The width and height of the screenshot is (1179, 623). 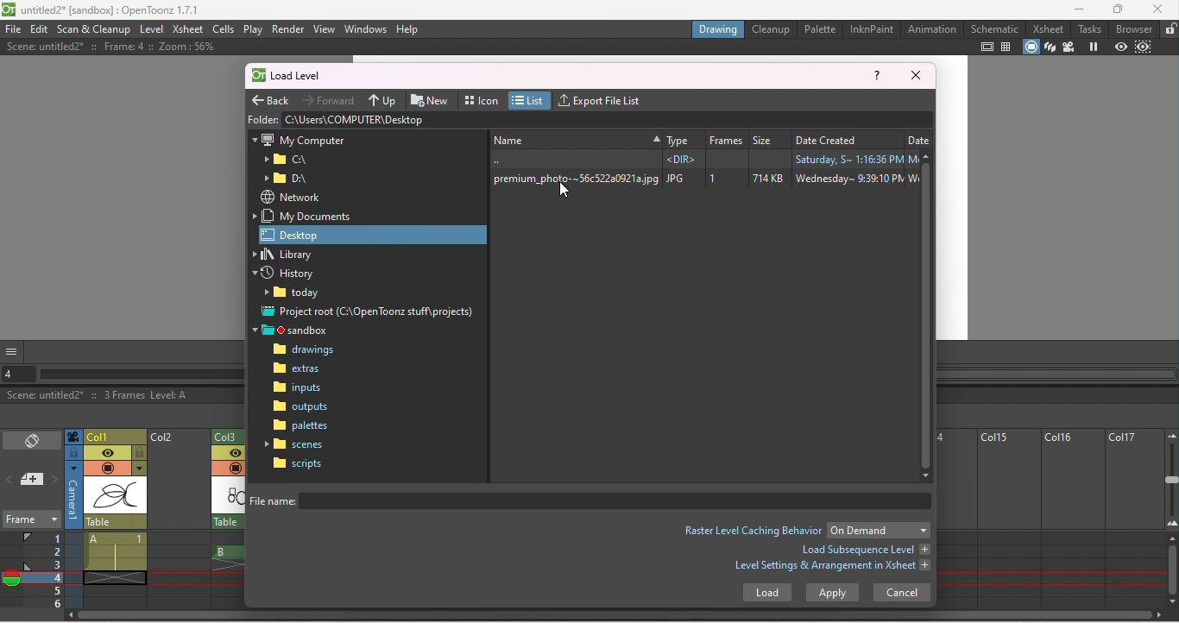 I want to click on Safe area, so click(x=987, y=47).